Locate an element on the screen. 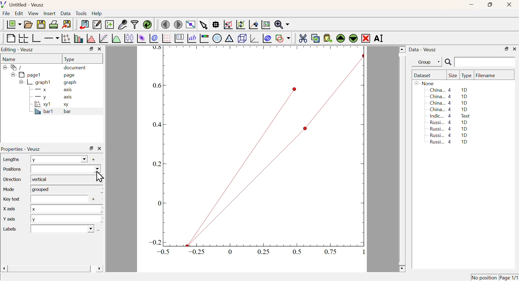 This screenshot has width=519, height=281. Untitled - Veusz is located at coordinates (24, 5).